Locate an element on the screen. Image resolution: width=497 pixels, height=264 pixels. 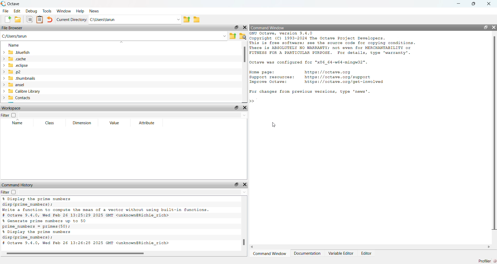
.cache is located at coordinates (17, 59).